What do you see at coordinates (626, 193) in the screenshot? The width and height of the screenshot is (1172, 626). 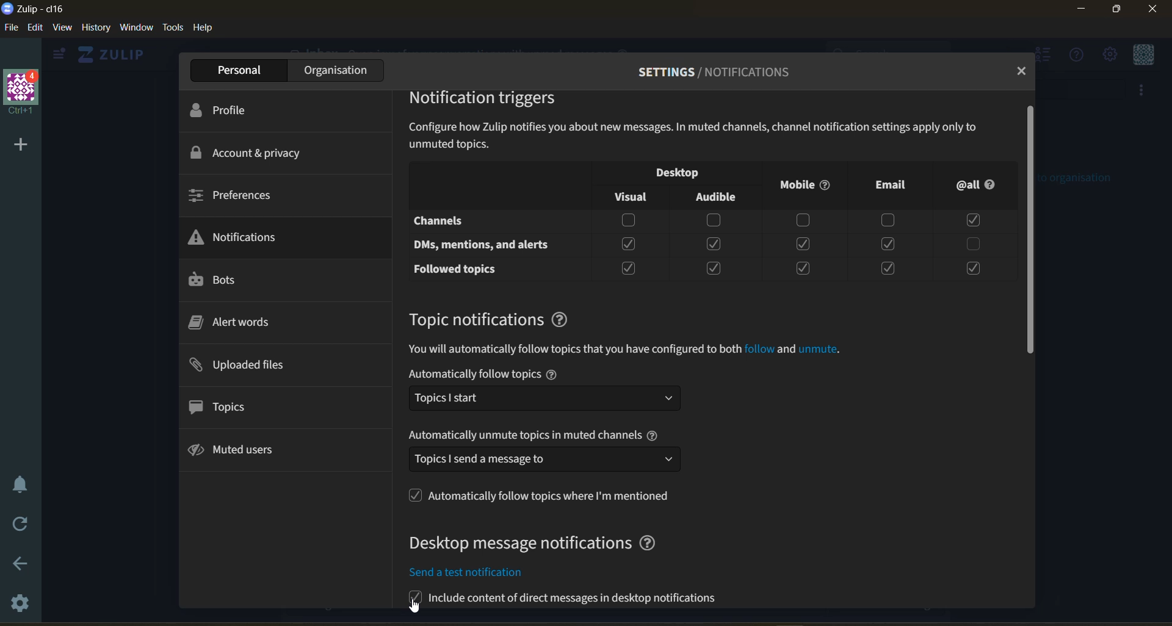 I see `Visual` at bounding box center [626, 193].